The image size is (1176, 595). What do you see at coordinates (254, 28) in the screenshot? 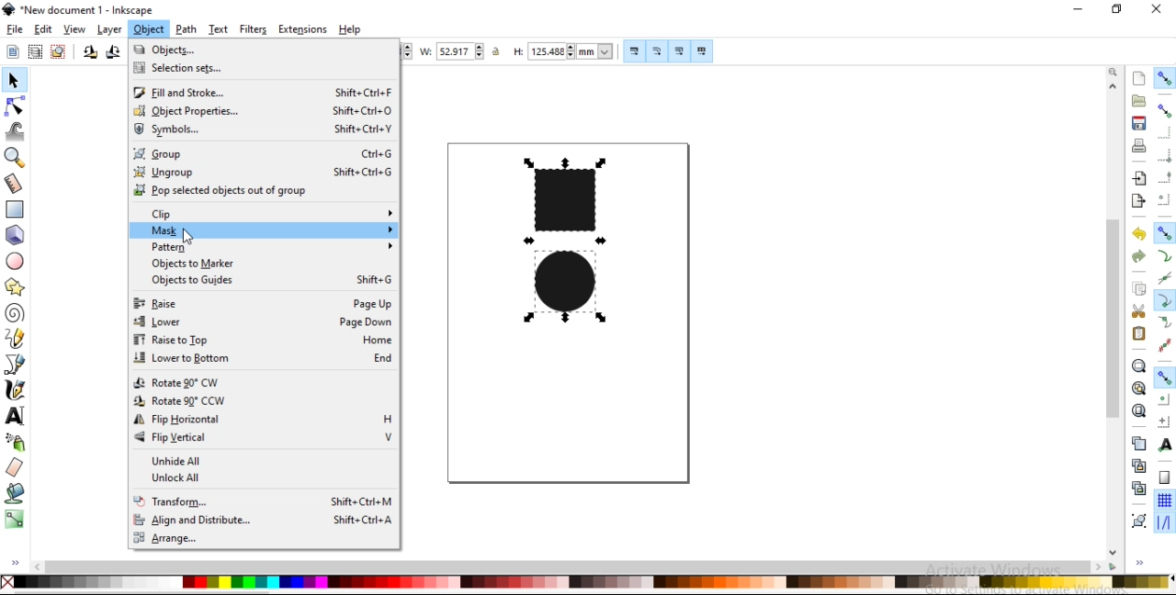
I see `filters` at bounding box center [254, 28].